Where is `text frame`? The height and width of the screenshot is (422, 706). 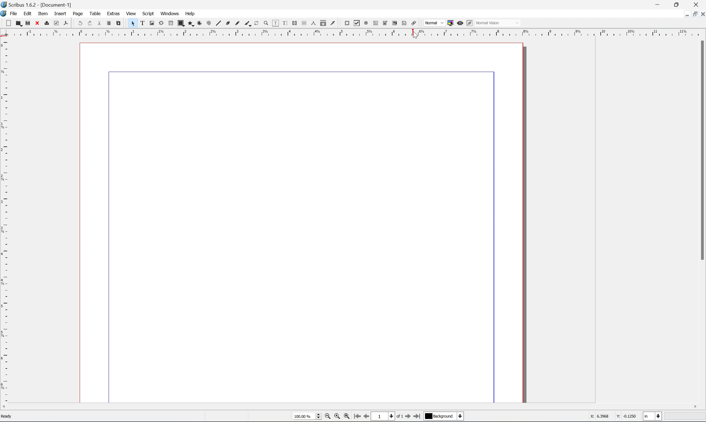
text frame is located at coordinates (142, 23).